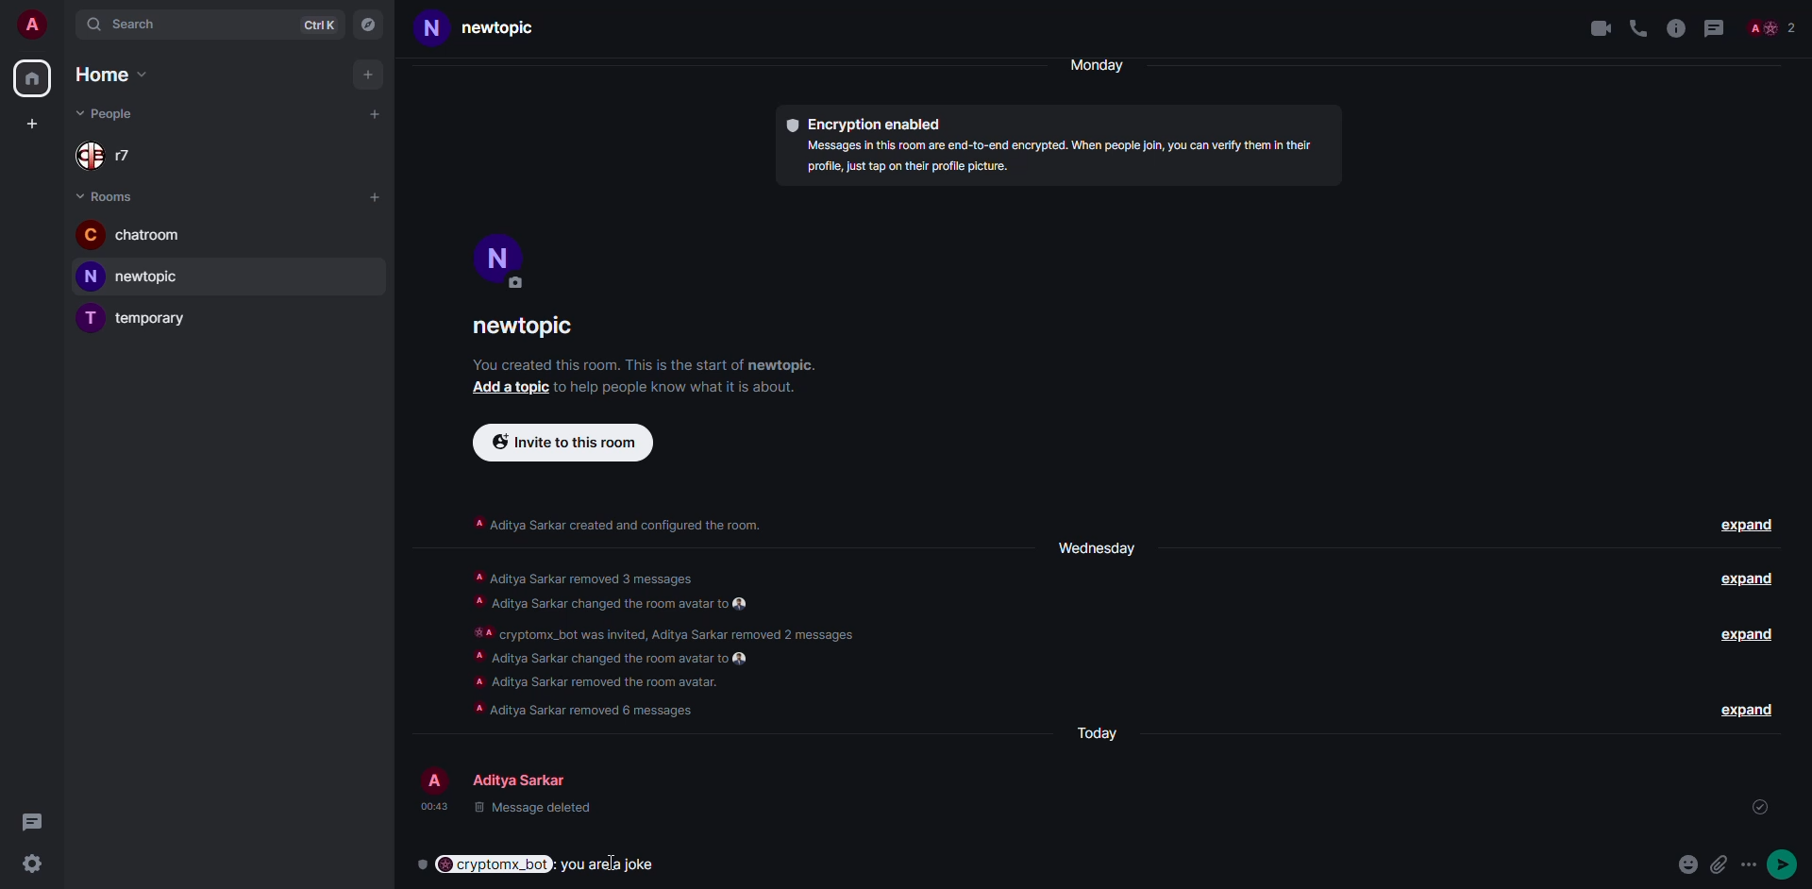  Describe the element at coordinates (108, 75) in the screenshot. I see `home` at that location.